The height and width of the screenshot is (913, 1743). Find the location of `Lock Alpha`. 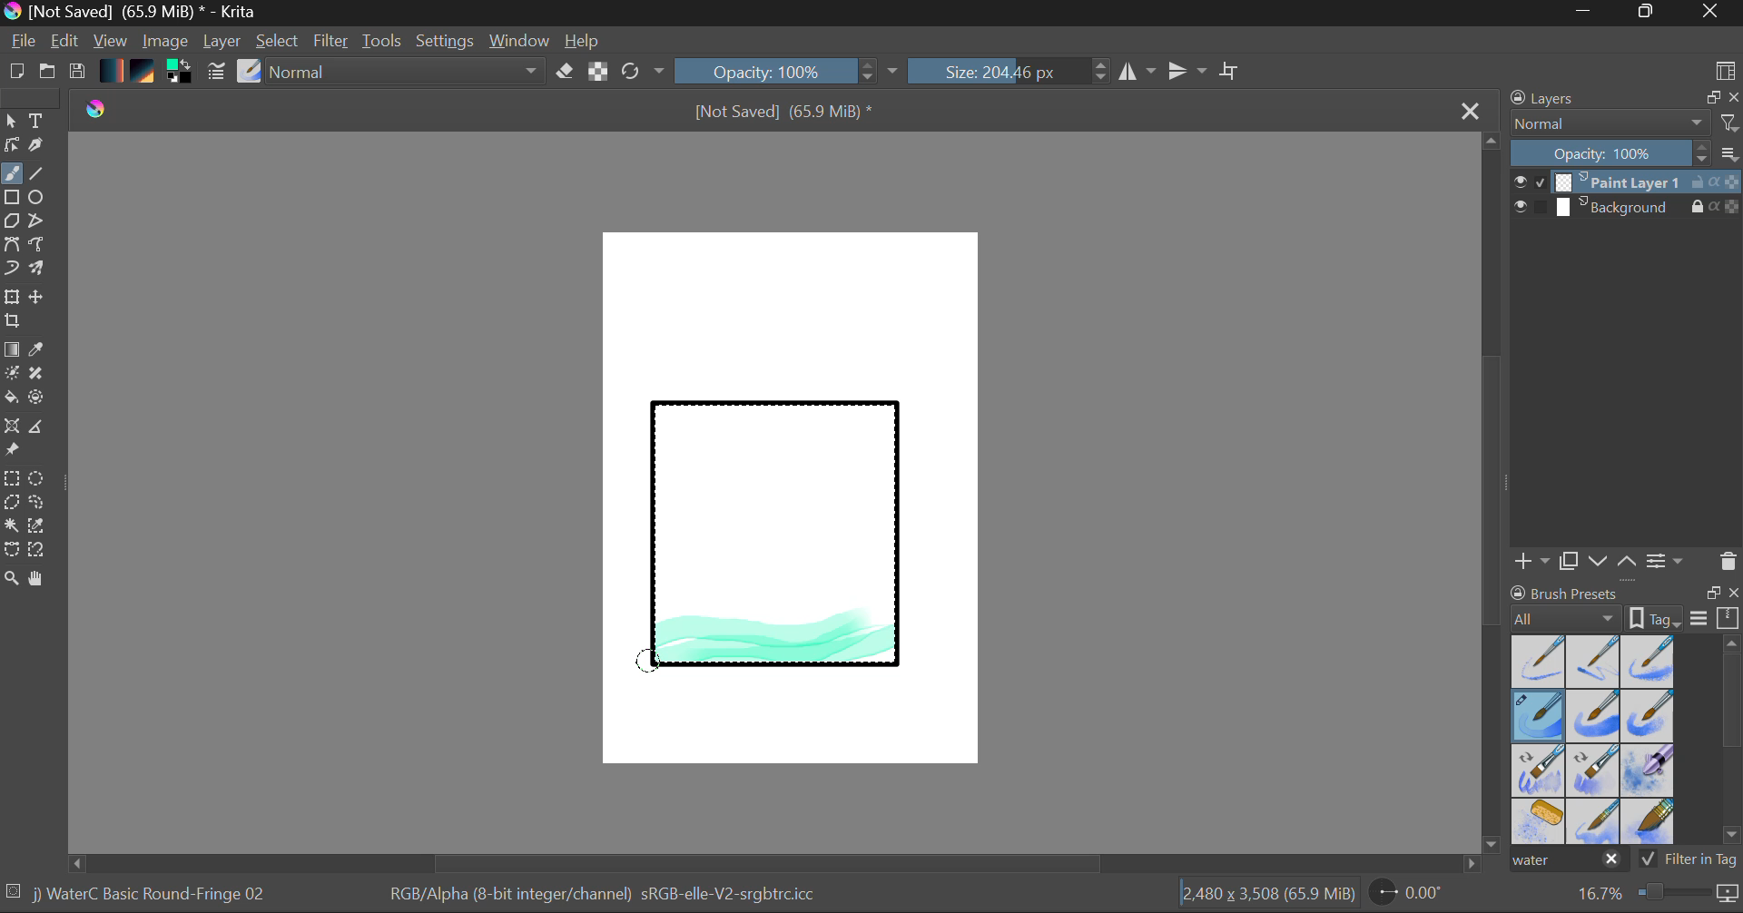

Lock Alpha is located at coordinates (596, 73).